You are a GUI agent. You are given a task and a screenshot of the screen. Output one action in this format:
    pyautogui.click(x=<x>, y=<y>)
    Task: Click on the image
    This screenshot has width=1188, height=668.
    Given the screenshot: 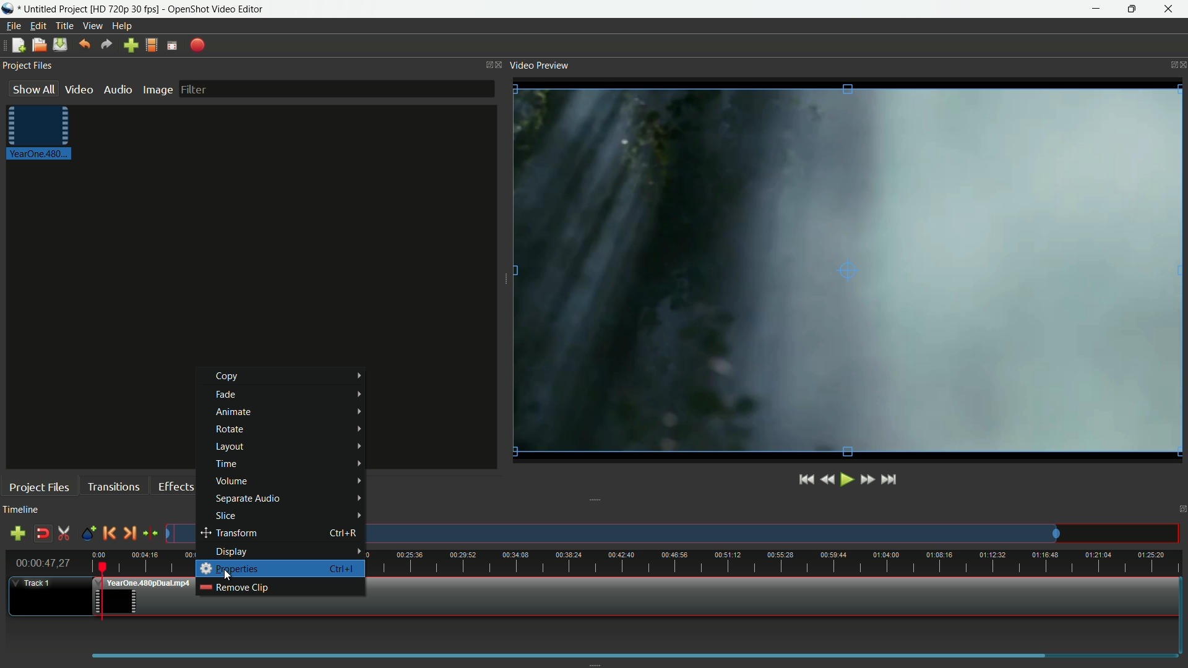 What is the action you would take?
    pyautogui.click(x=157, y=90)
    